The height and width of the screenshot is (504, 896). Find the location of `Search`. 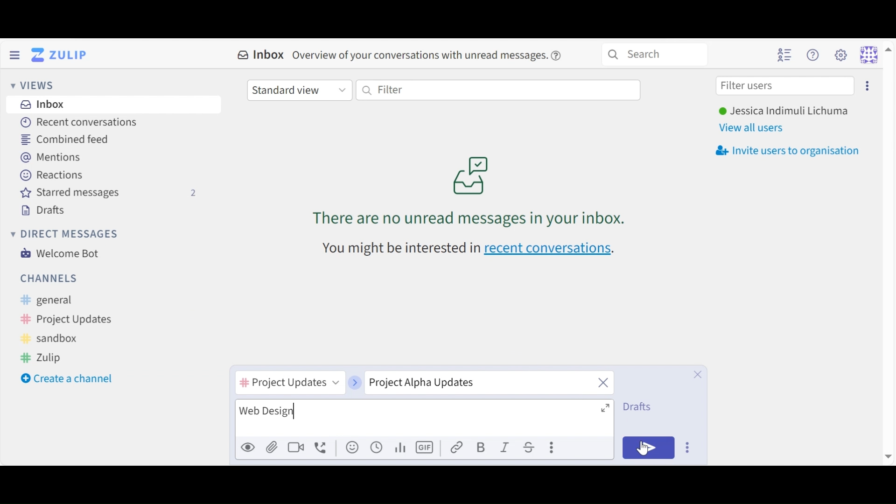

Search is located at coordinates (654, 53).